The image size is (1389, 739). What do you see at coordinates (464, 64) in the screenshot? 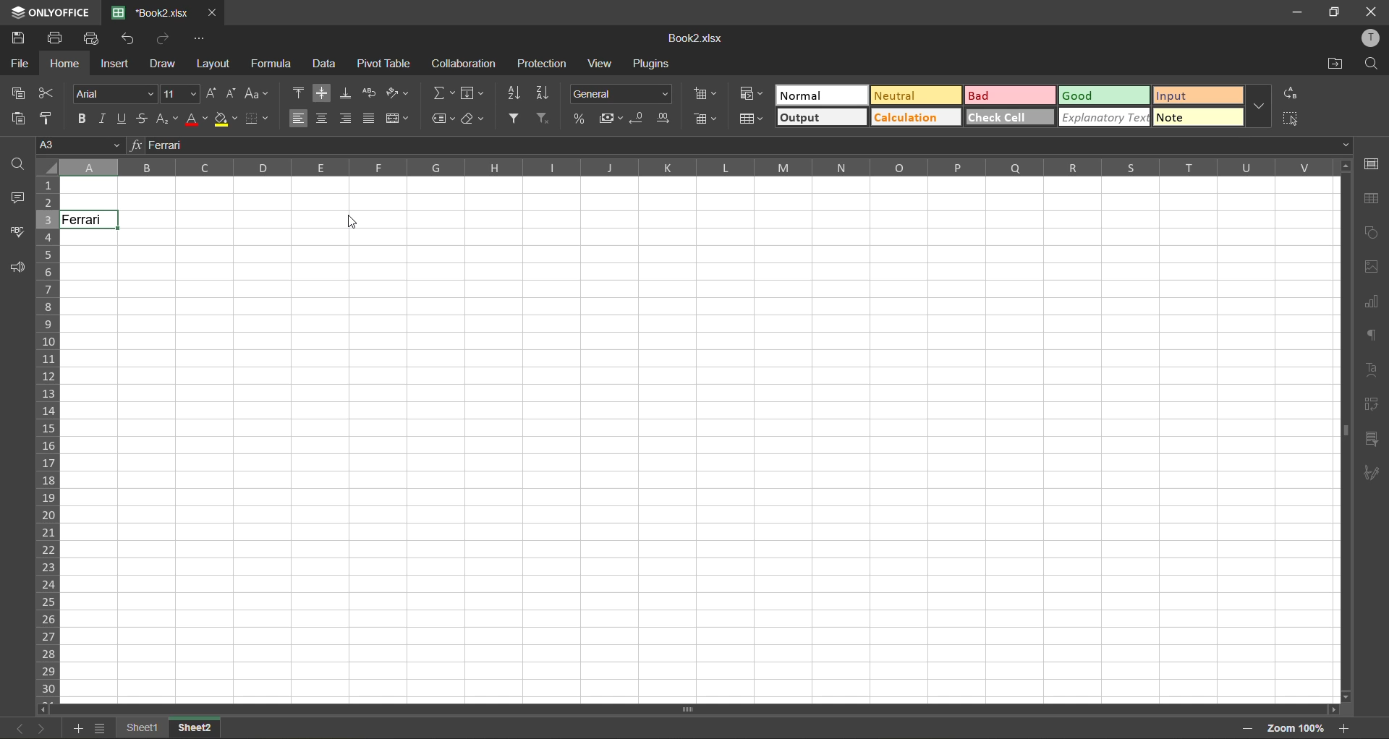
I see `collaboration` at bounding box center [464, 64].